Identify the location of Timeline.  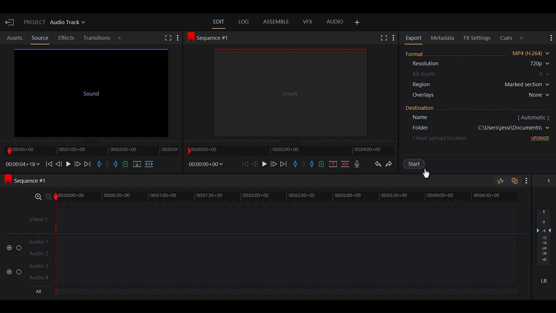
(89, 150).